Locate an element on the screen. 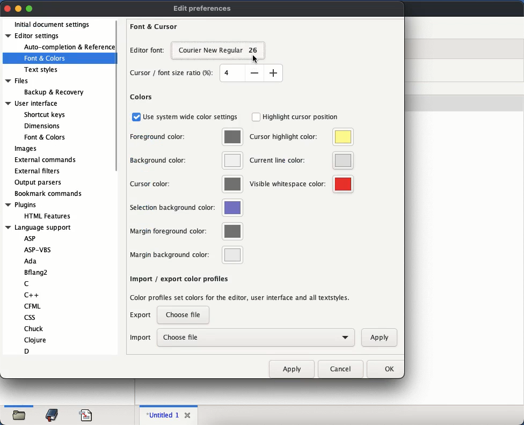 The image size is (524, 425). auto completion is located at coordinates (67, 47).